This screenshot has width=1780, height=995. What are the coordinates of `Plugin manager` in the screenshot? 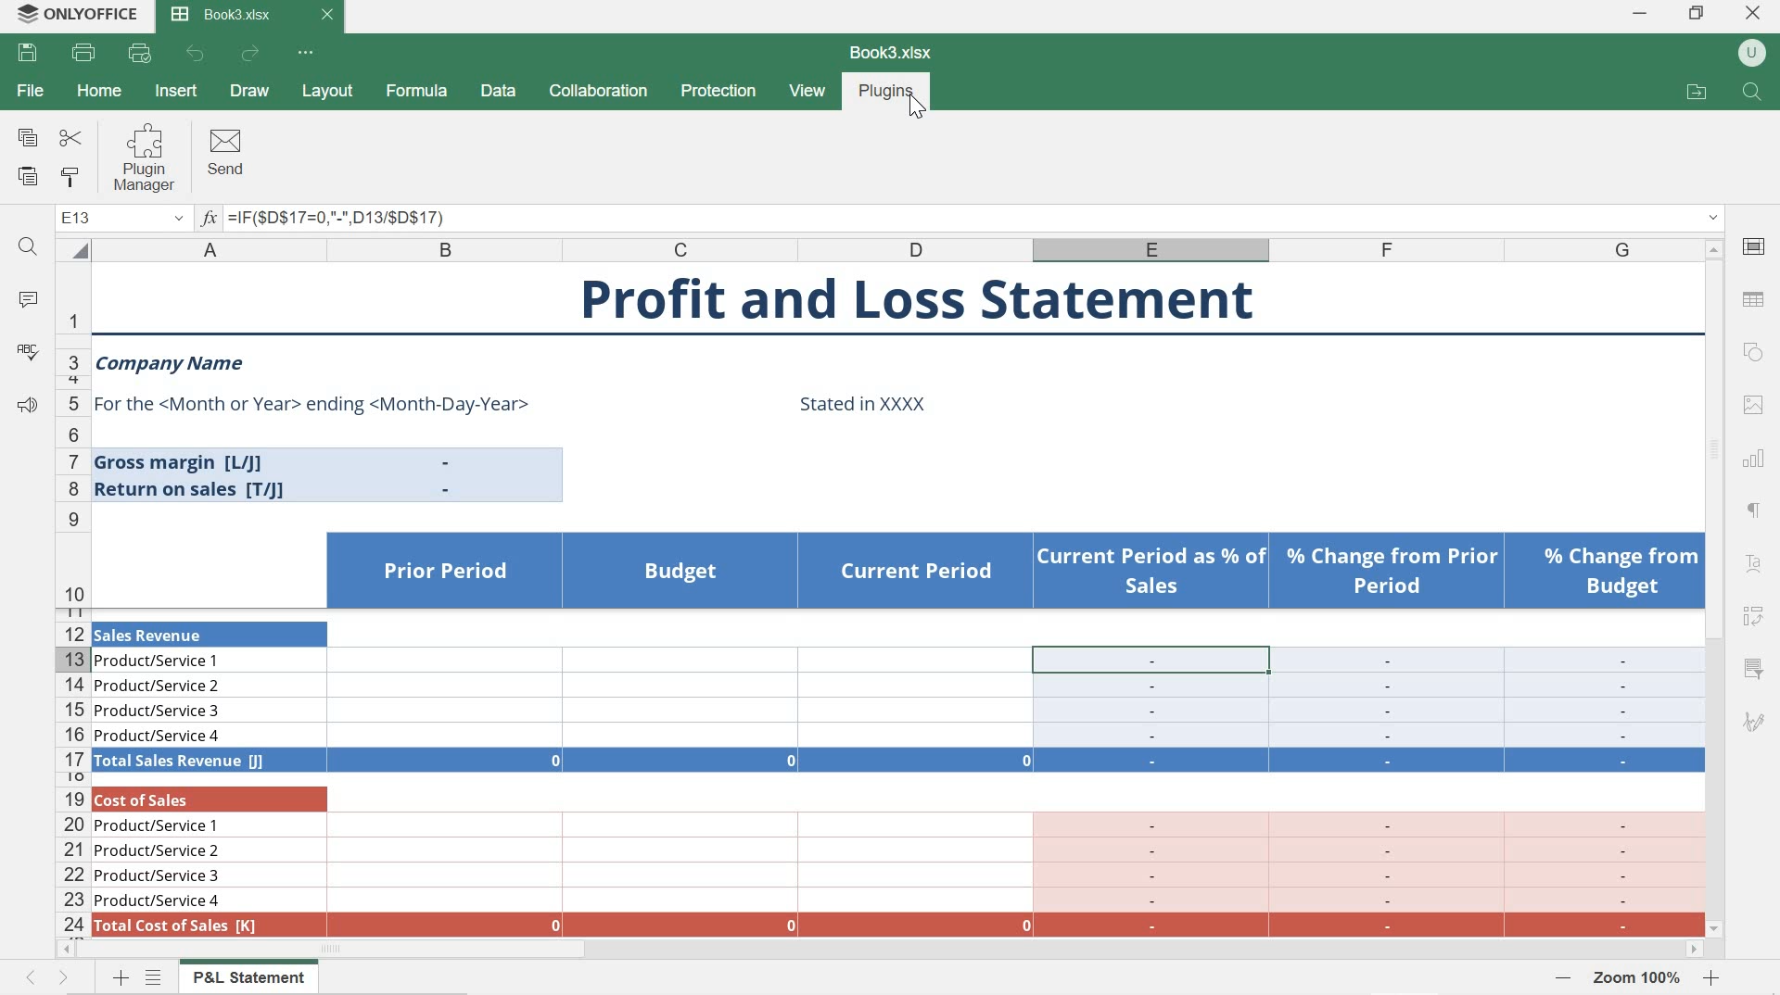 It's located at (151, 158).